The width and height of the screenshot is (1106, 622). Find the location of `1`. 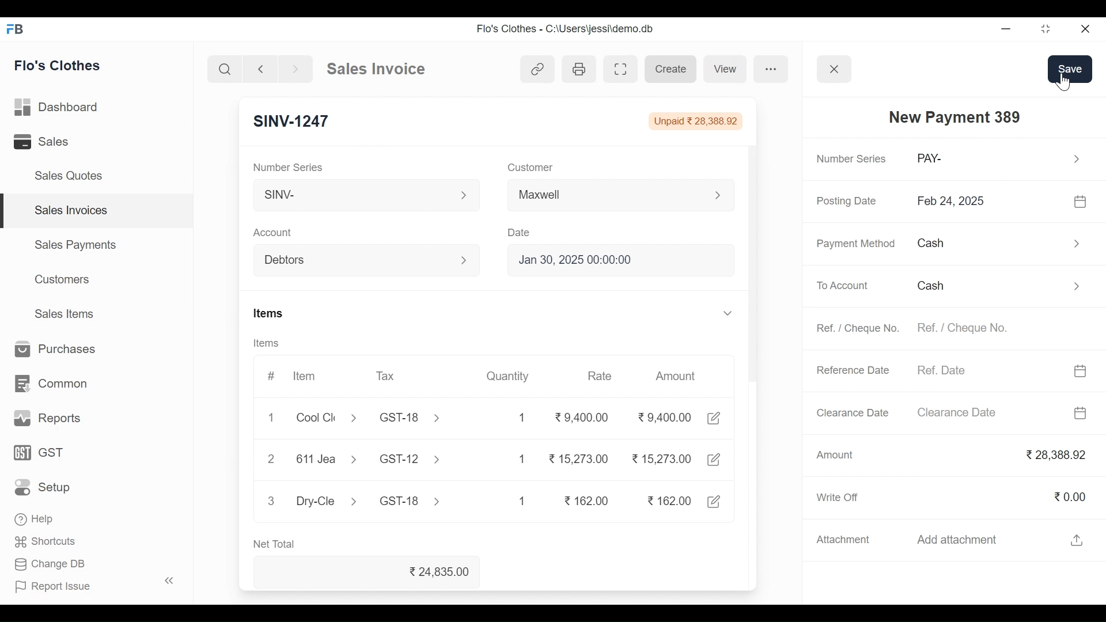

1 is located at coordinates (524, 416).